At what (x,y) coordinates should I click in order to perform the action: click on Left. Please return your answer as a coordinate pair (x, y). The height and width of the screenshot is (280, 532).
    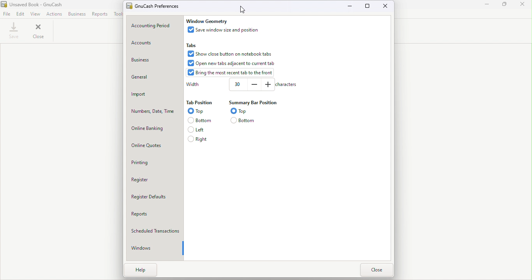
    Looking at the image, I should click on (198, 129).